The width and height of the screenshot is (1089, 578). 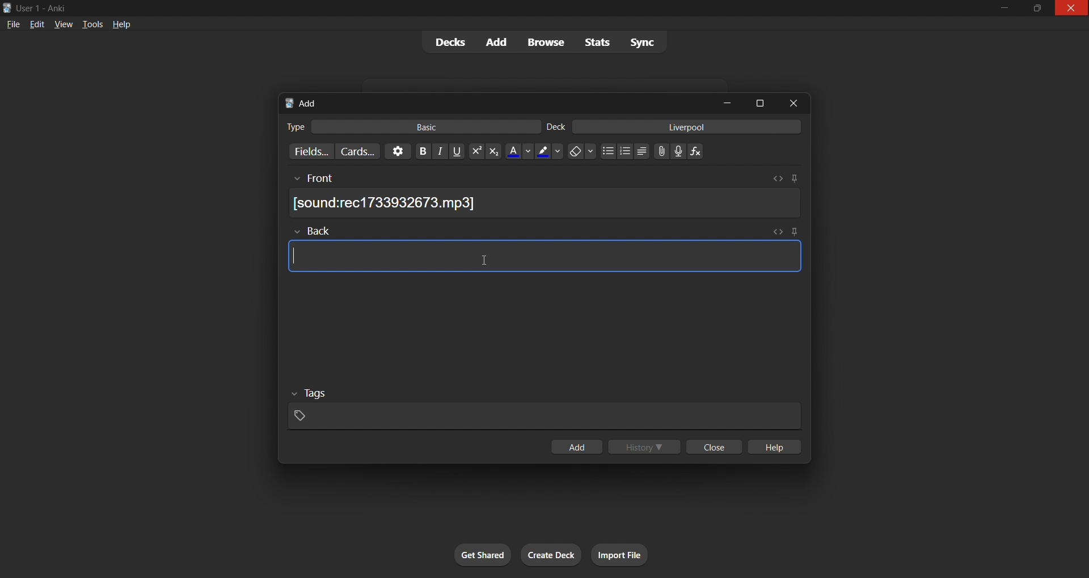 What do you see at coordinates (493, 152) in the screenshot?
I see `subscript` at bounding box center [493, 152].